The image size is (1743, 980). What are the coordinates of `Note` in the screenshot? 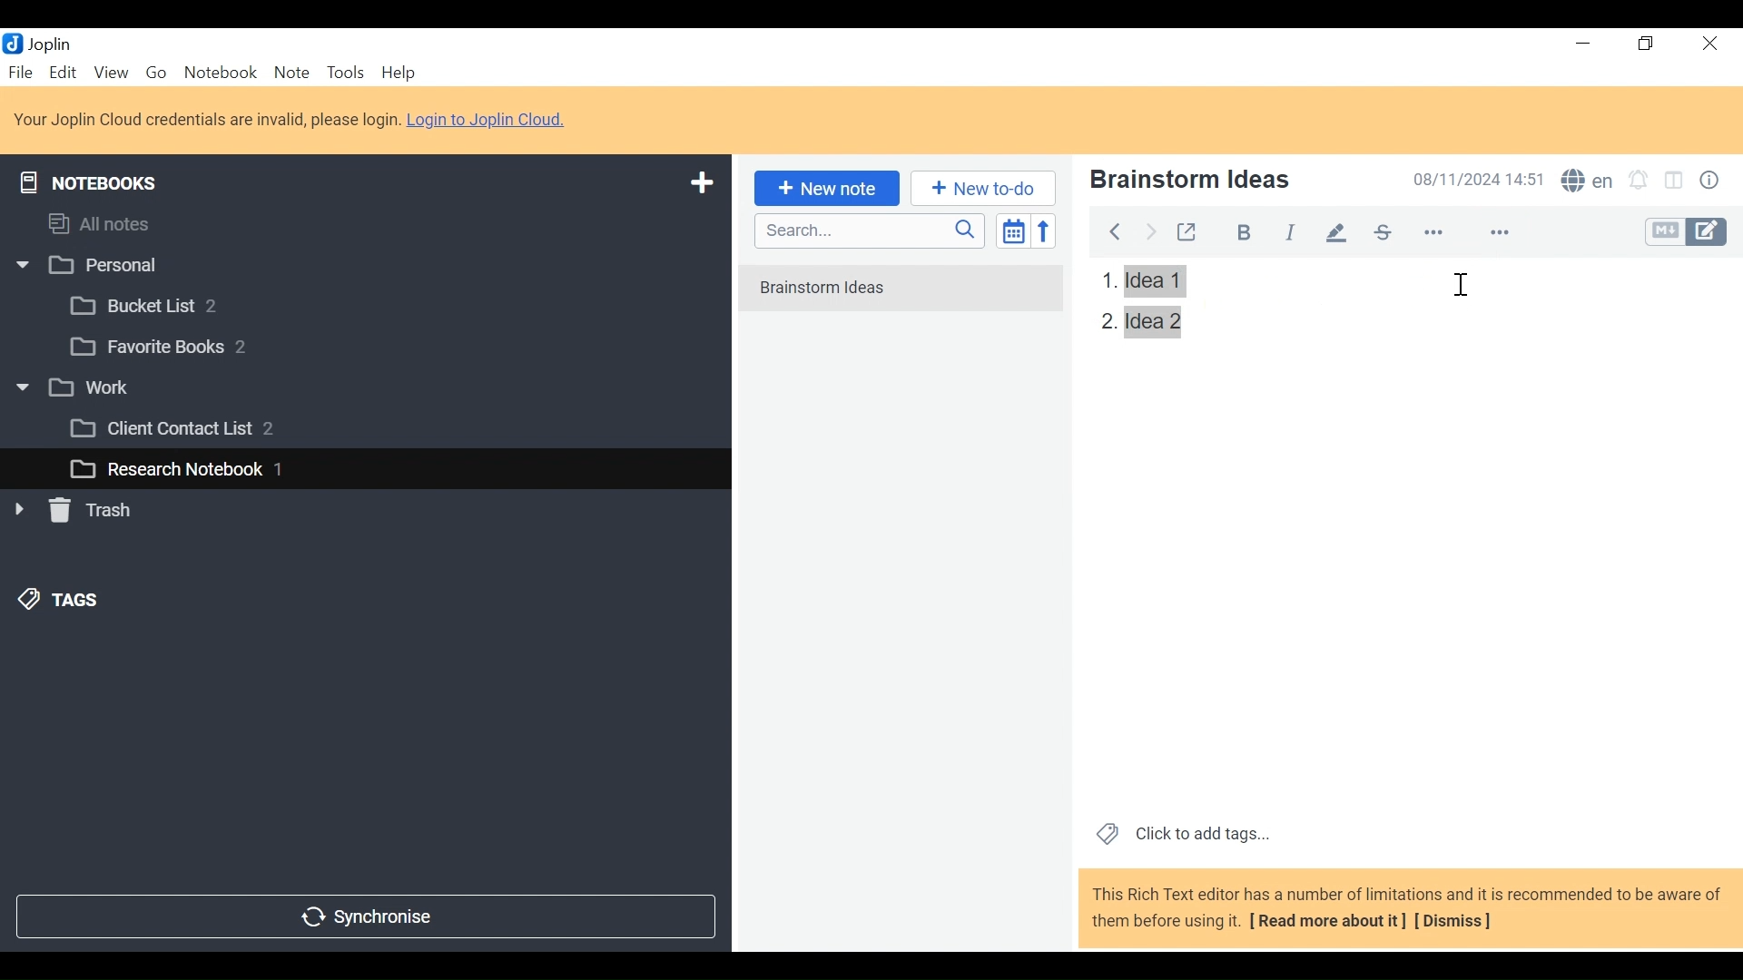 It's located at (291, 72).